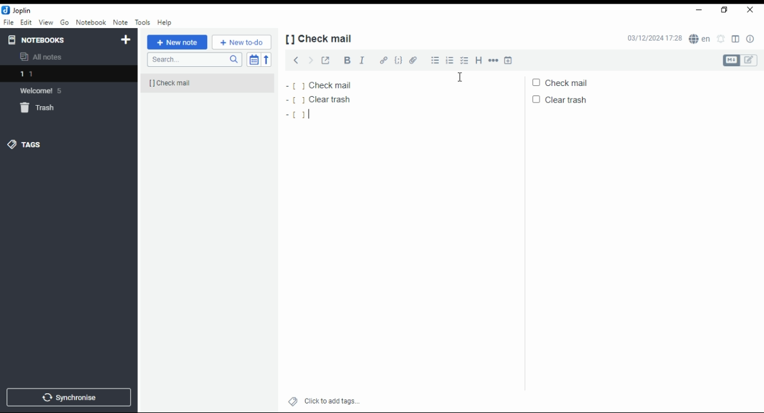 This screenshot has width=764, height=413. I want to click on italics, so click(362, 60).